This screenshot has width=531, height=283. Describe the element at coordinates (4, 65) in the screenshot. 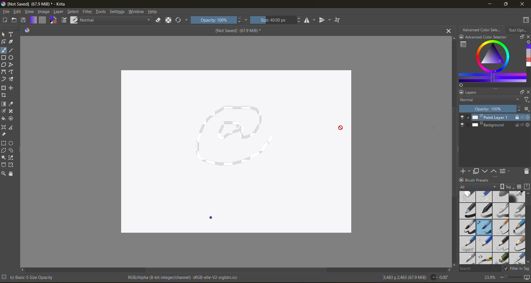

I see `polygon` at that location.